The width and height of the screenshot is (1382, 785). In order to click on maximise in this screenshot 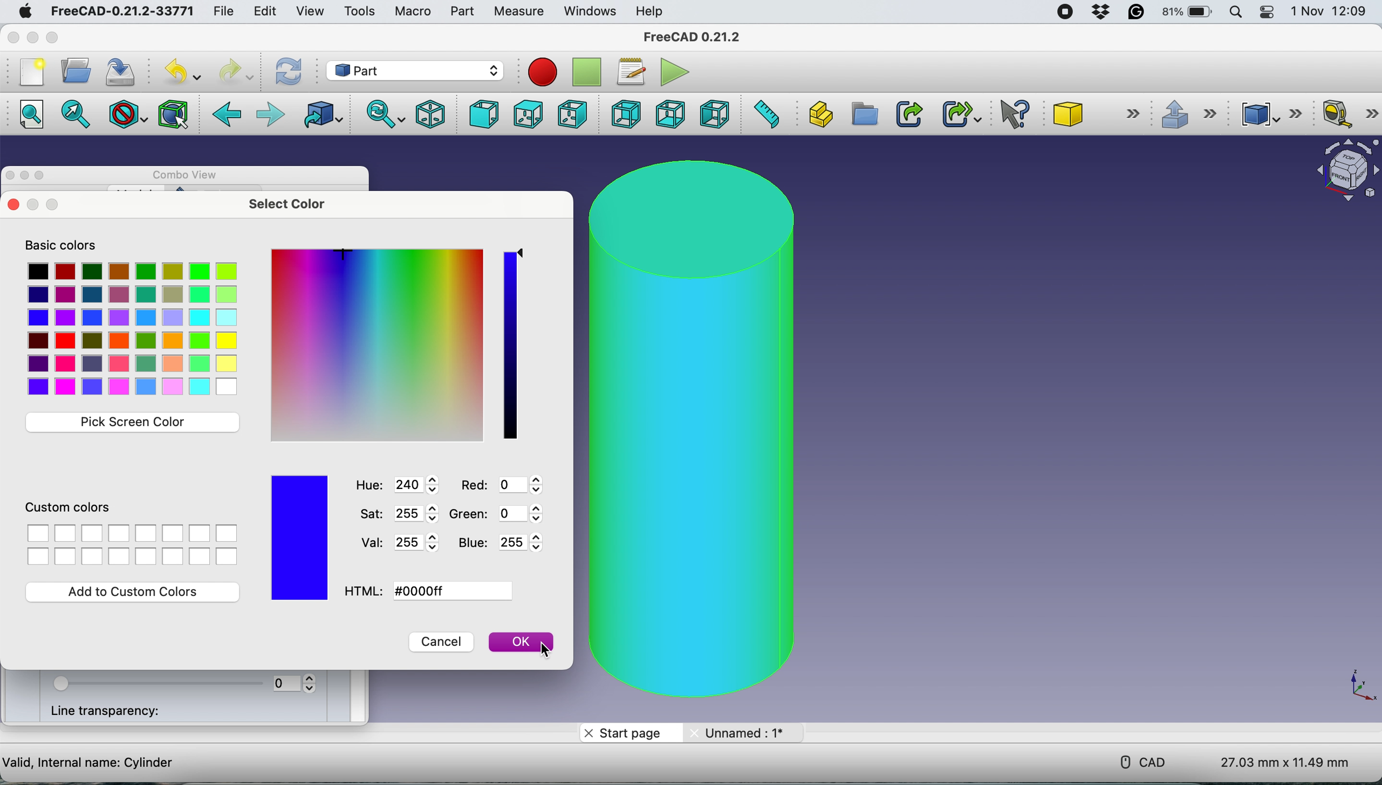, I will do `click(57, 38)`.